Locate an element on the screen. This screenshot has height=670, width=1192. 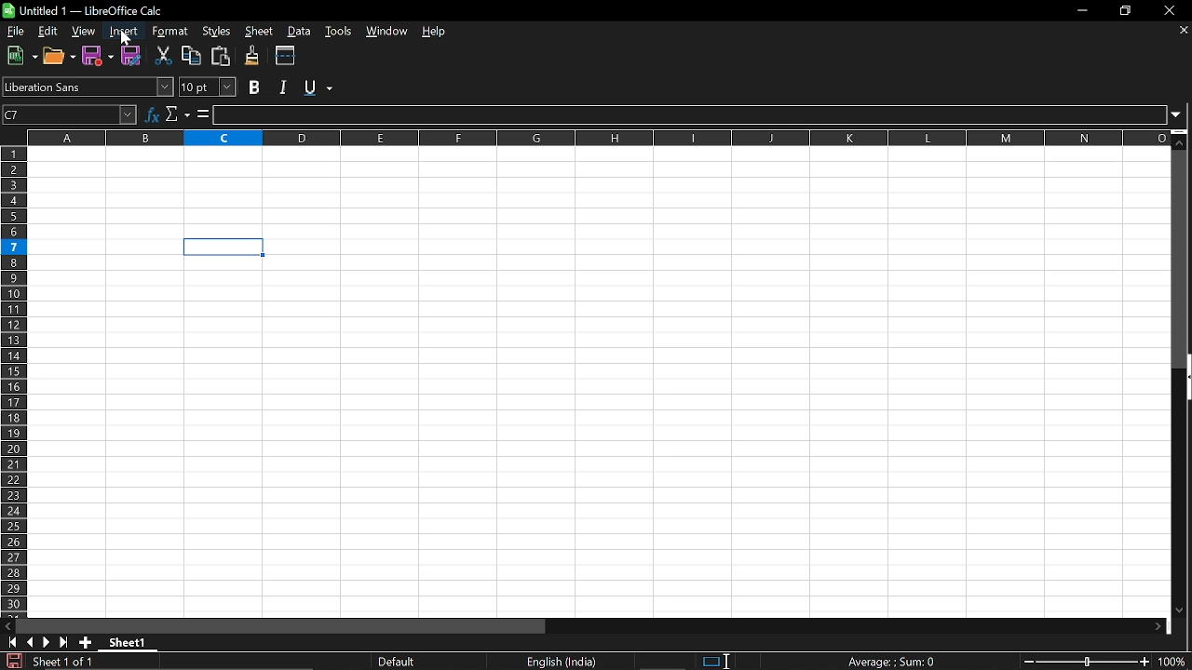
File is located at coordinates (15, 31).